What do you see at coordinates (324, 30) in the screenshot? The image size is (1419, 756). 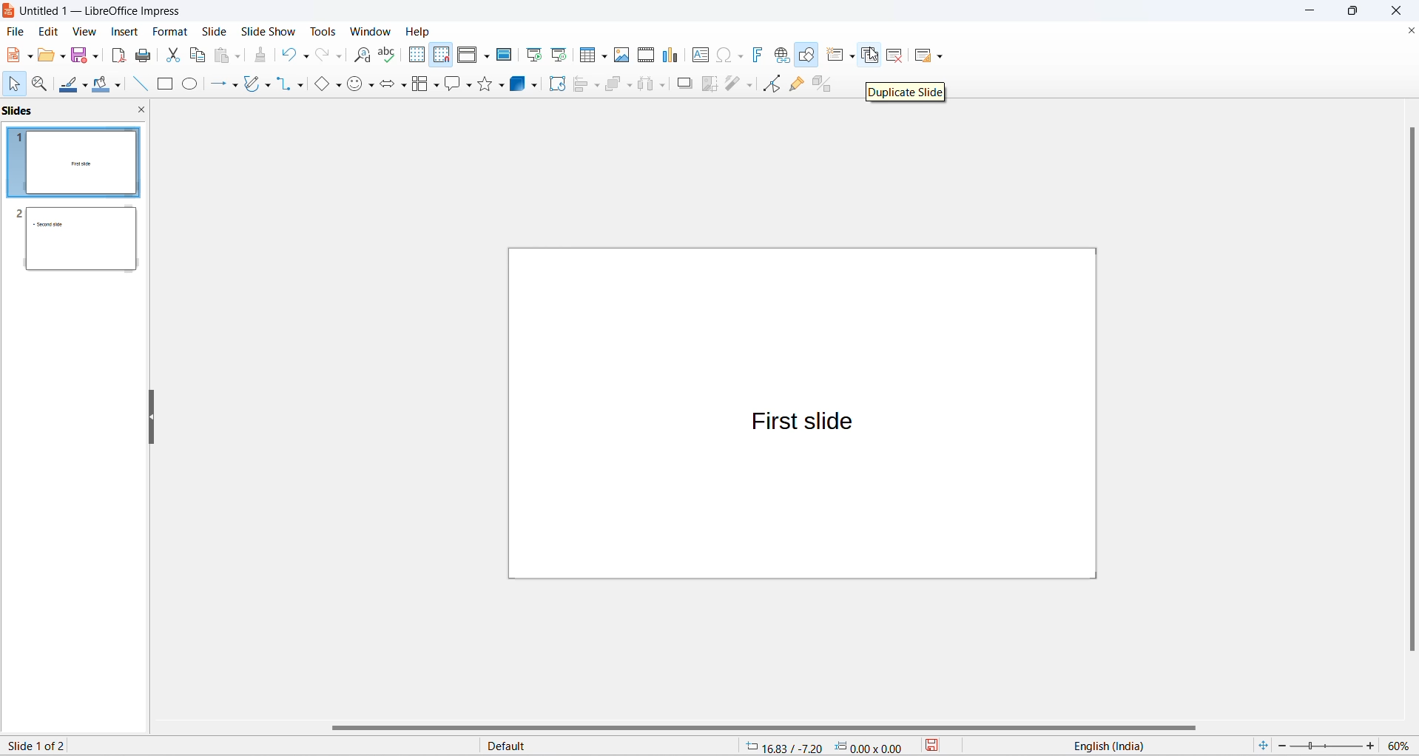 I see `tools` at bounding box center [324, 30].